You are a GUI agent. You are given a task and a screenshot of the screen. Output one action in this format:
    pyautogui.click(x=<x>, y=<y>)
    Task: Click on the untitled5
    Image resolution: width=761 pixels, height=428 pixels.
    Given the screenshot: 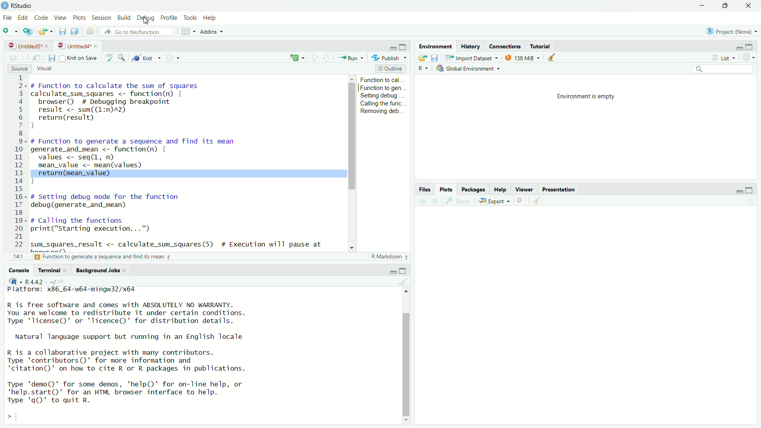 What is the action you would take?
    pyautogui.click(x=22, y=45)
    